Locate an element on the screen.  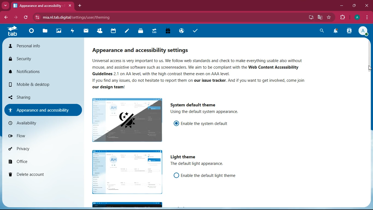
desktop is located at coordinates (310, 17).